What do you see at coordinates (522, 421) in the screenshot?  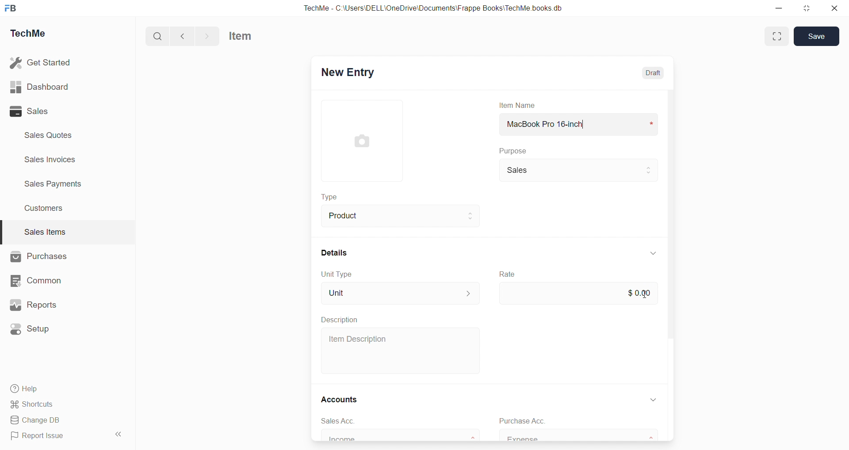 I see `Purchase Acc` at bounding box center [522, 421].